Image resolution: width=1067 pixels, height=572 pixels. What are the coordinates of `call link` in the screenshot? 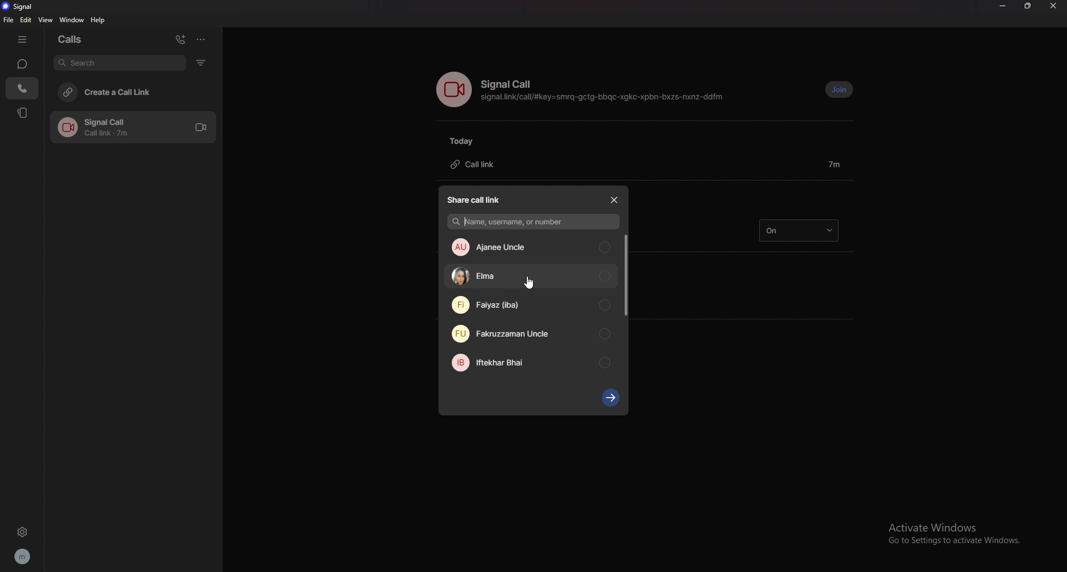 It's located at (479, 165).